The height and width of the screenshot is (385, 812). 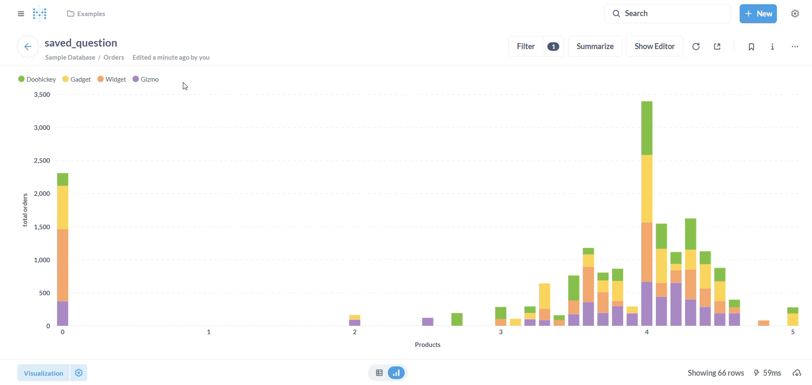 I want to click on TEXT, so click(x=185, y=88).